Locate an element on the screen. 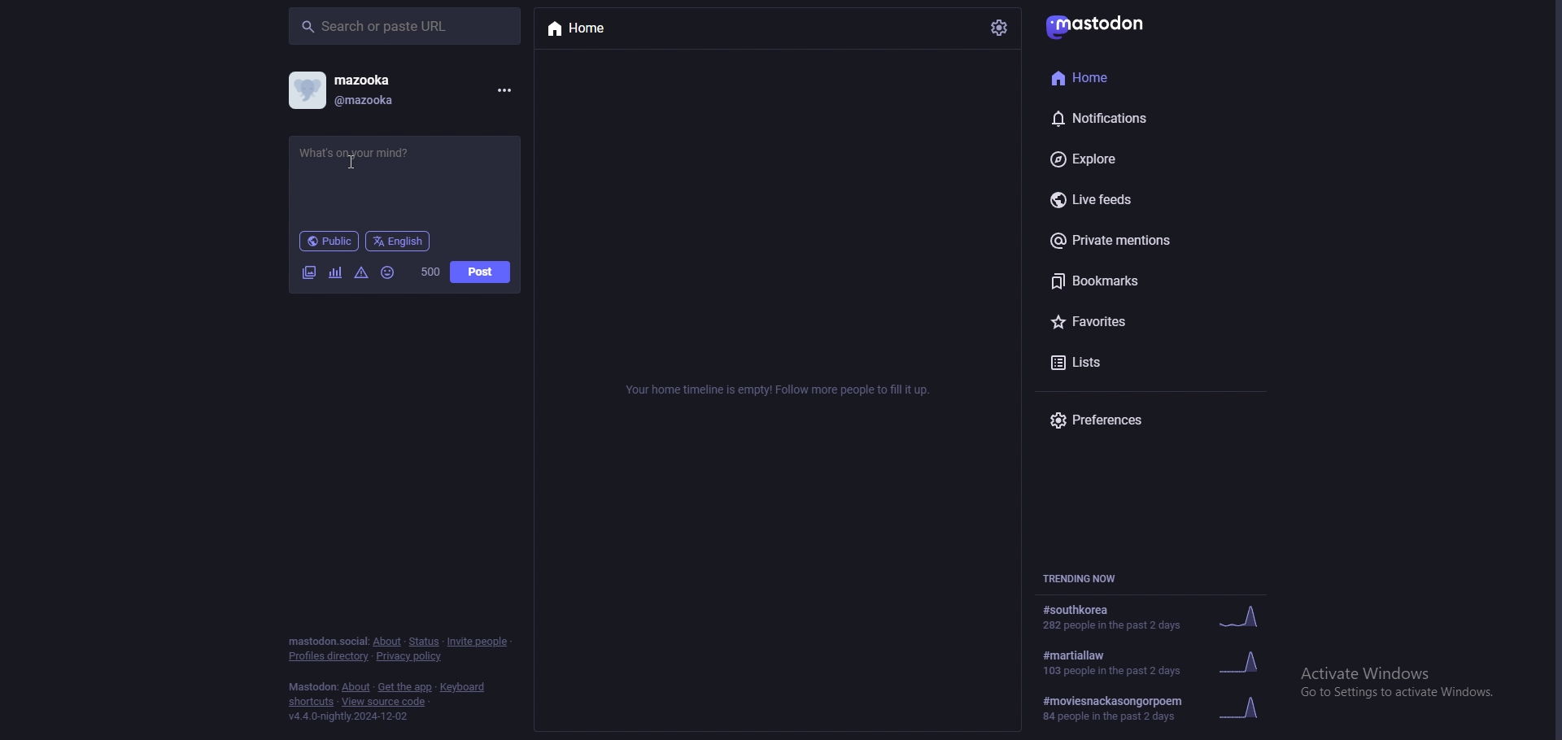  info is located at coordinates (783, 390).